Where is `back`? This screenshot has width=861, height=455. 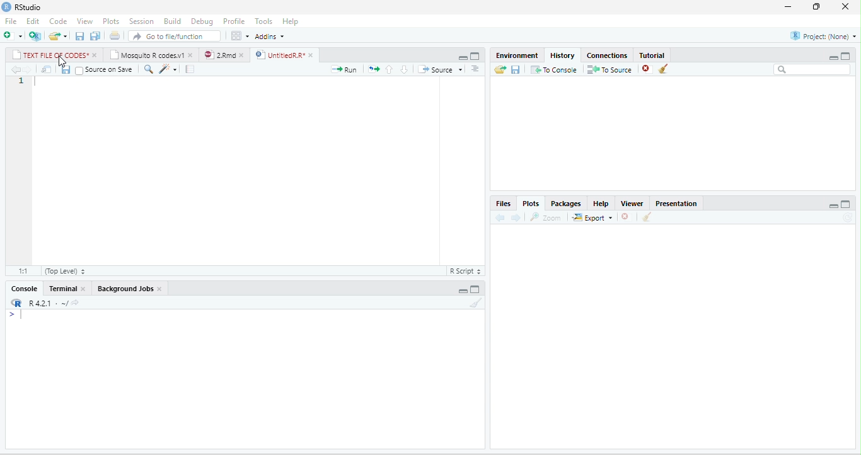 back is located at coordinates (500, 218).